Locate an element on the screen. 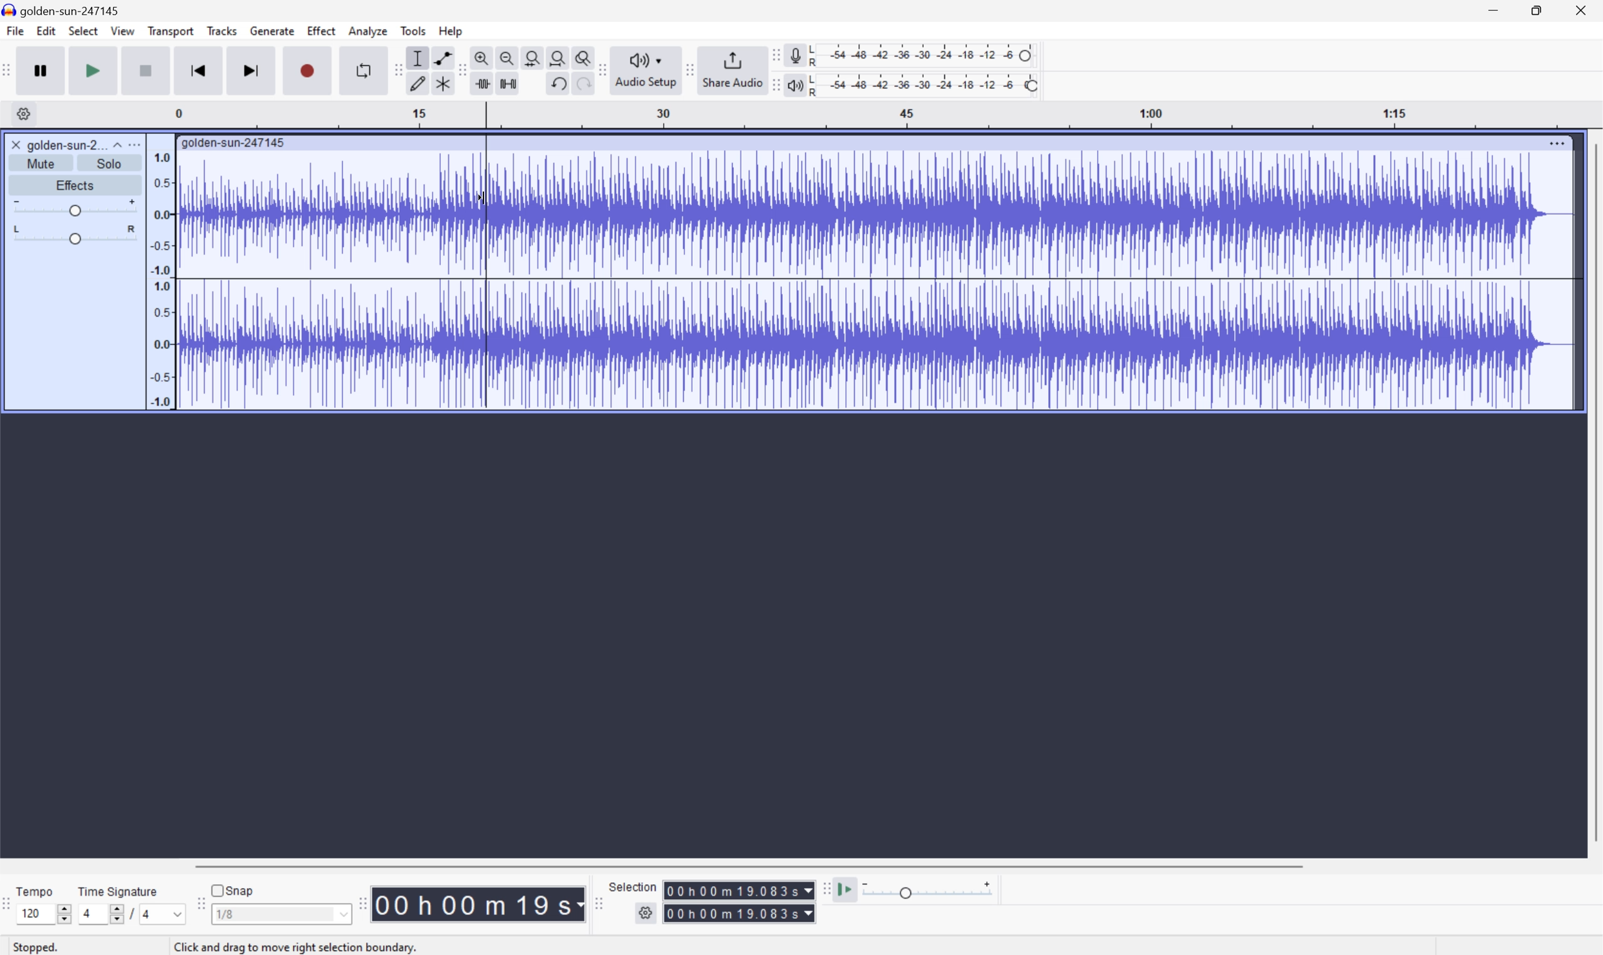 Image resolution: width=1603 pixels, height=955 pixels. Effect is located at coordinates (322, 31).